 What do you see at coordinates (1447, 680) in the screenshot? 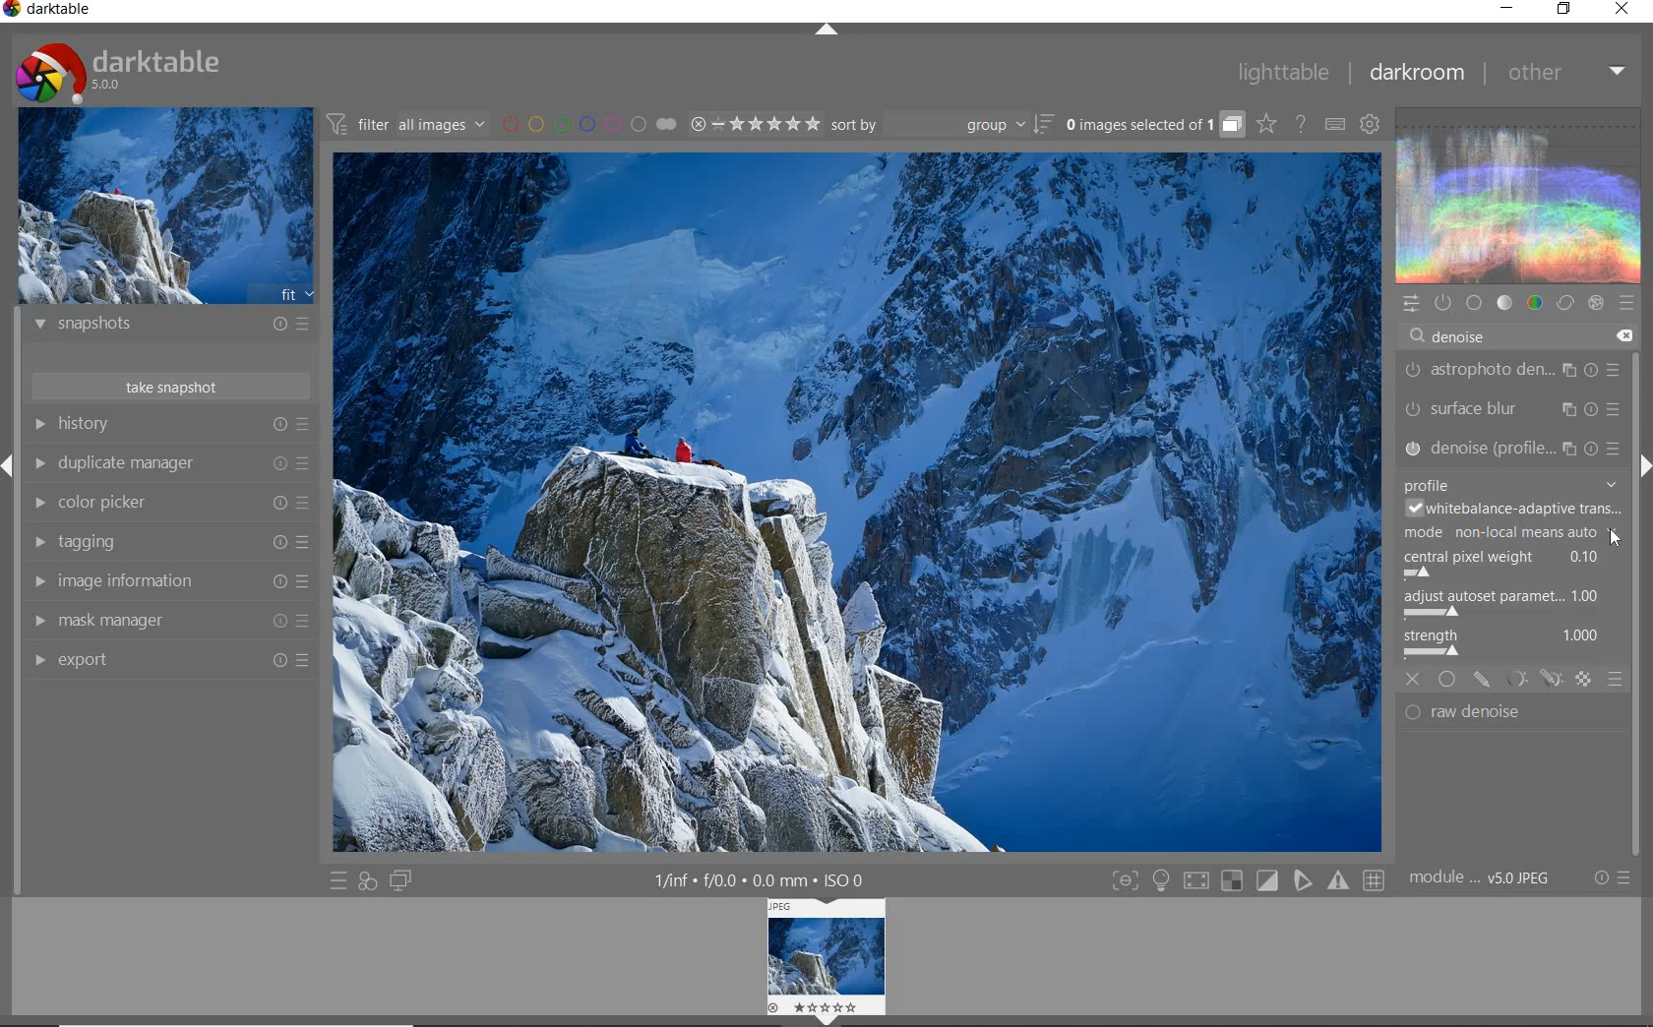
I see `UNIFORMLY` at bounding box center [1447, 680].